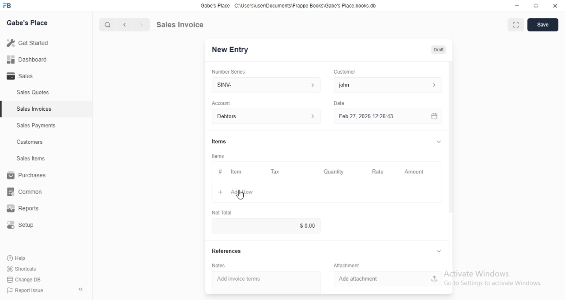  Describe the element at coordinates (199, 25) in the screenshot. I see `Sales Invoice` at that location.